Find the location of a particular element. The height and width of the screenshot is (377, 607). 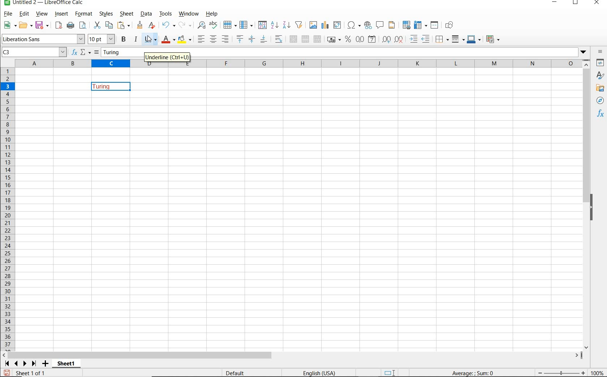

TEXT is located at coordinates (104, 86).